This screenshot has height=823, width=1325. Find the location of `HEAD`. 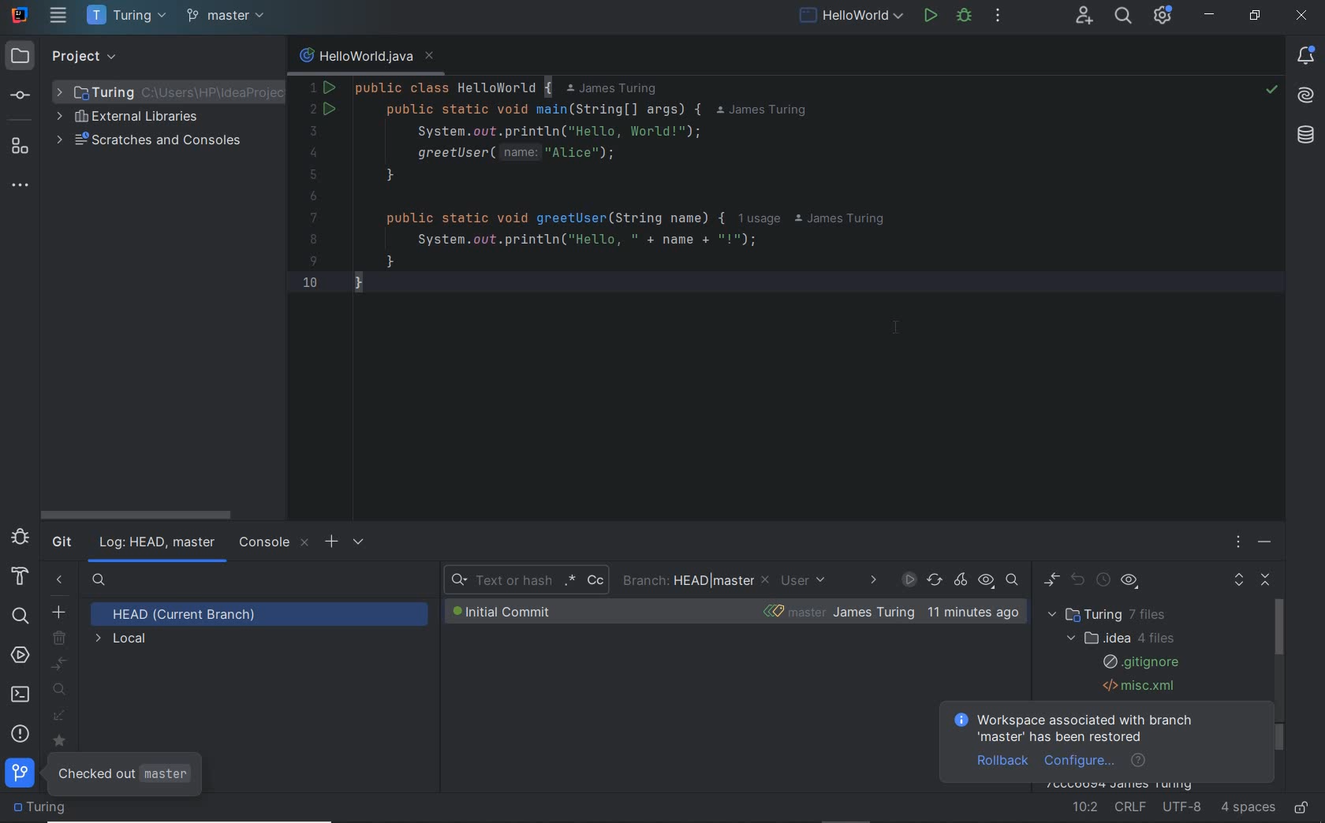

HEAD is located at coordinates (188, 615).